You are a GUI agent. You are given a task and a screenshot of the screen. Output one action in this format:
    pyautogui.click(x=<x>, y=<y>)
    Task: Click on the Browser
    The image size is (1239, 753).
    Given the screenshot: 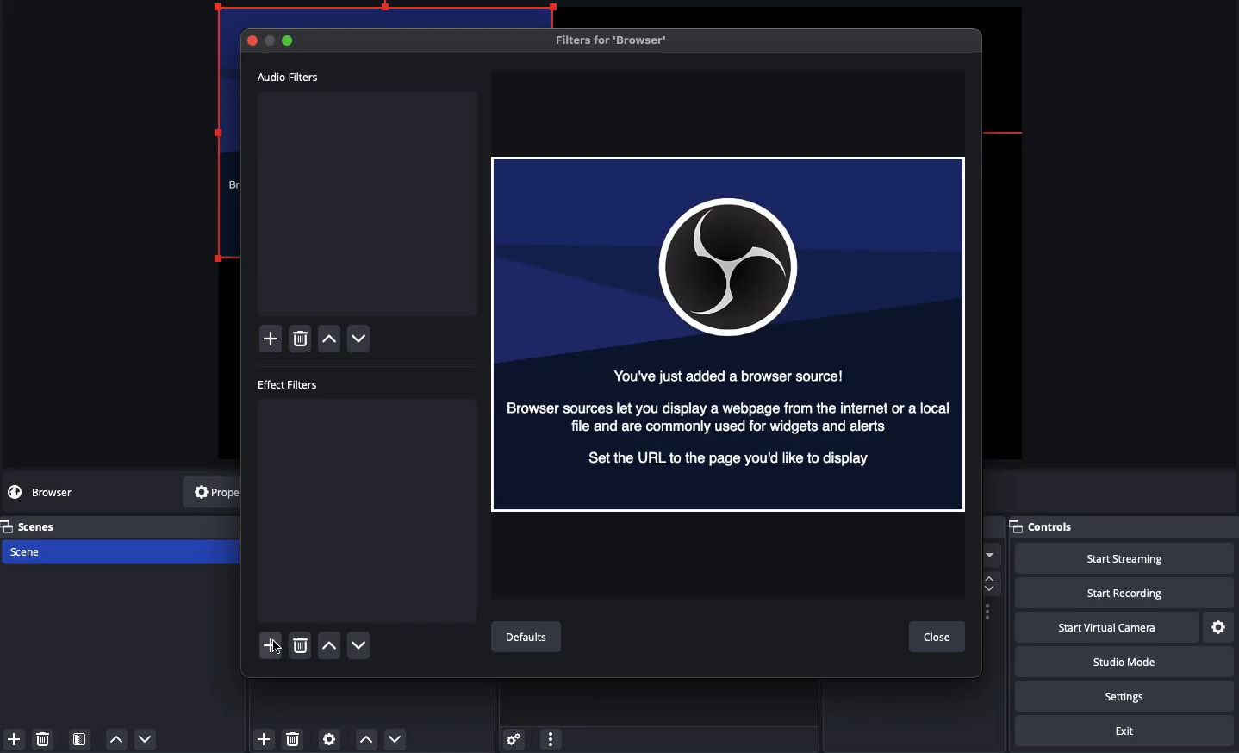 What is the action you would take?
    pyautogui.click(x=730, y=333)
    